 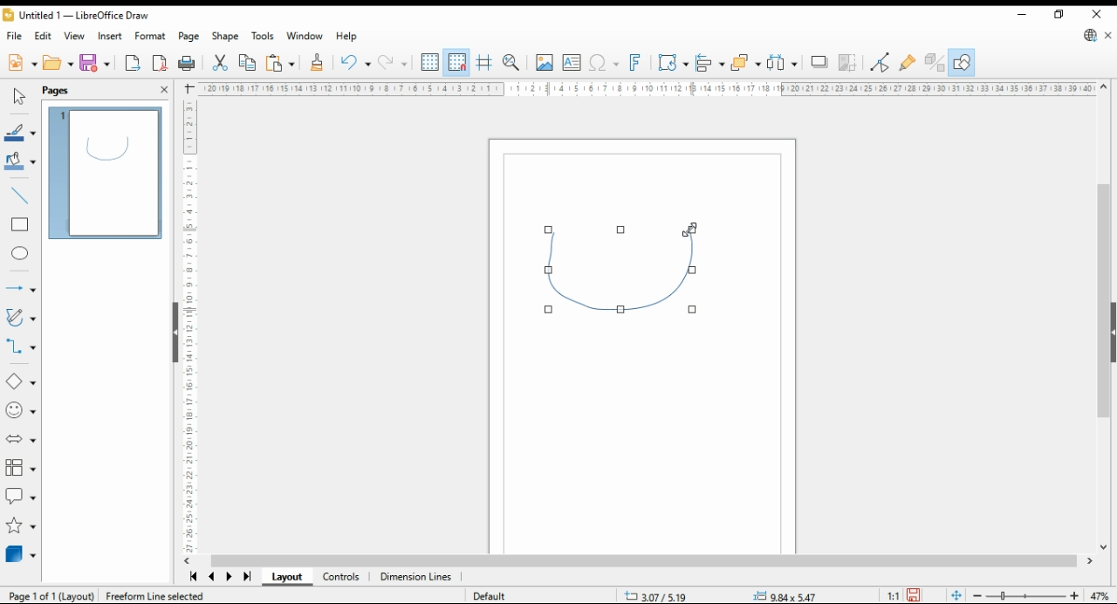 I want to click on Ruler, so click(x=646, y=88).